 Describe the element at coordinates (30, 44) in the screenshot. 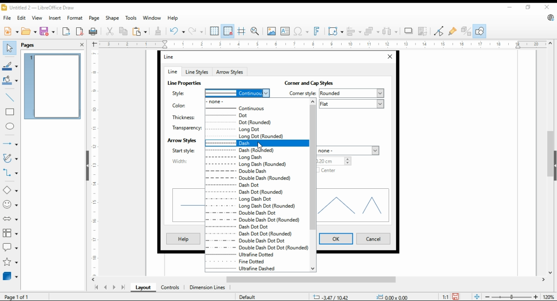

I see `pages` at that location.